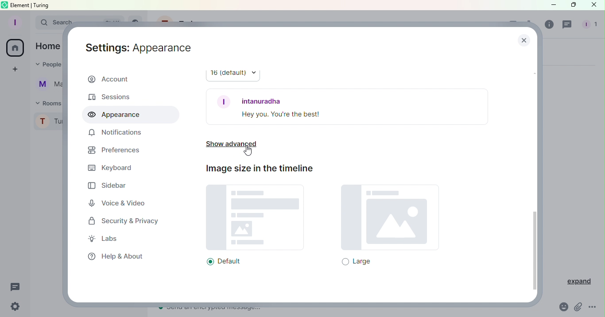 The width and height of the screenshot is (605, 317). I want to click on Home, so click(48, 47).